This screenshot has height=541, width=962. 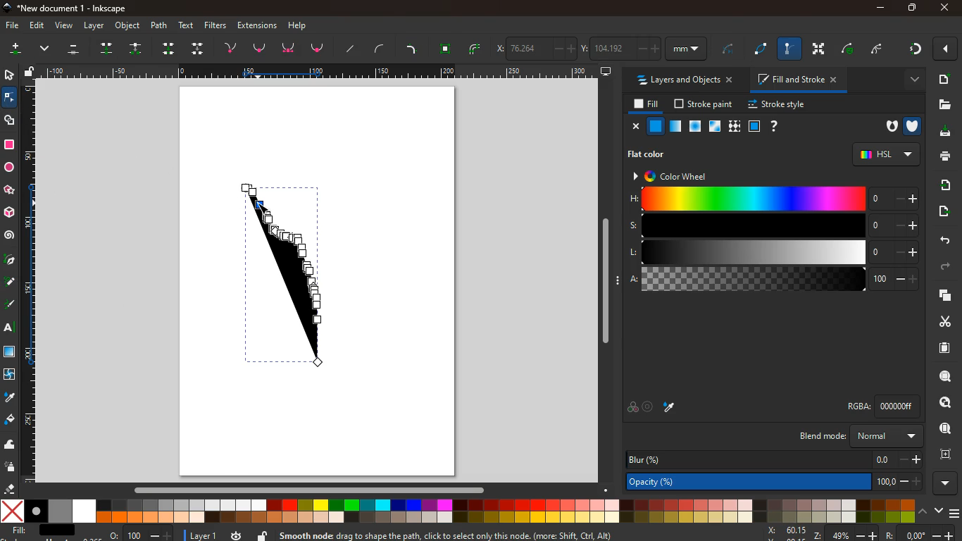 What do you see at coordinates (943, 133) in the screenshot?
I see `download` at bounding box center [943, 133].